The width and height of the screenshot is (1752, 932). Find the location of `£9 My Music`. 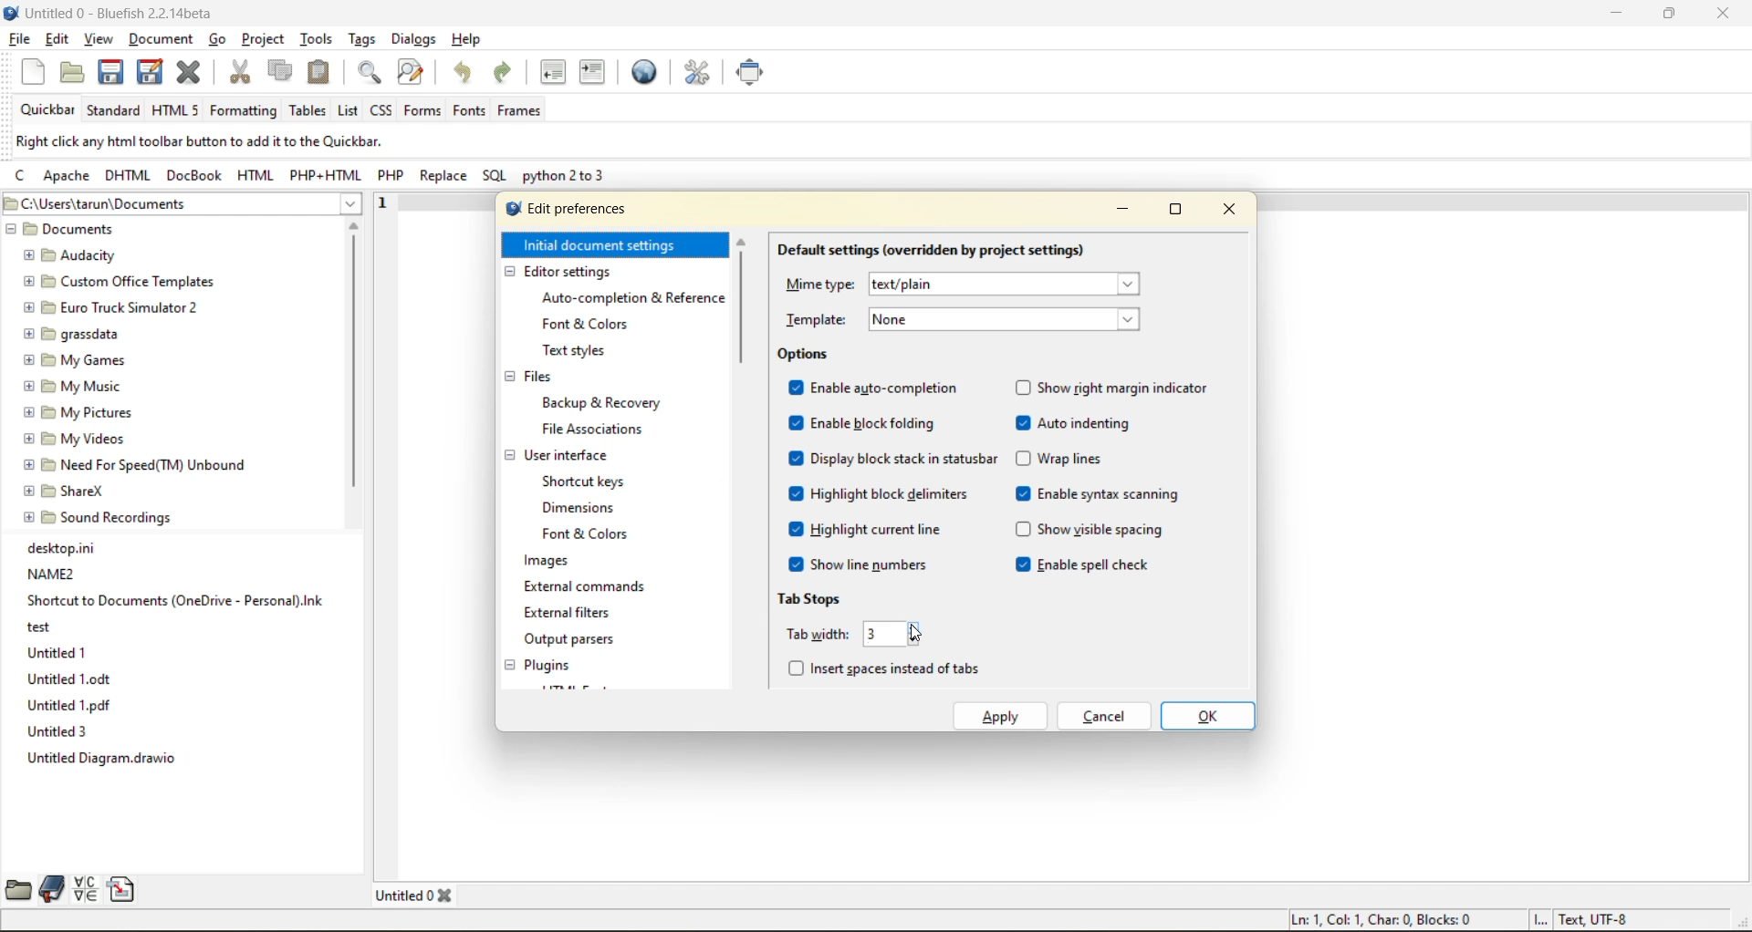

£9 My Music is located at coordinates (72, 386).